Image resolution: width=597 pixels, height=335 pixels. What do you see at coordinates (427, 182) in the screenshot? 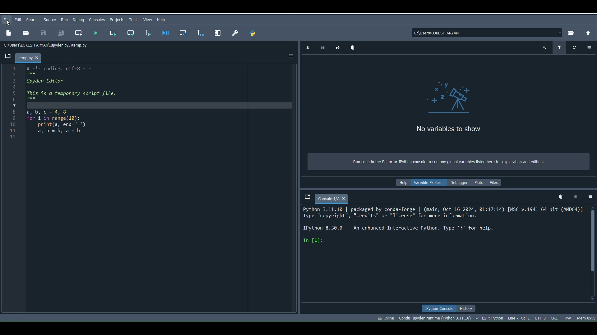
I see `Variable explorer` at bounding box center [427, 182].